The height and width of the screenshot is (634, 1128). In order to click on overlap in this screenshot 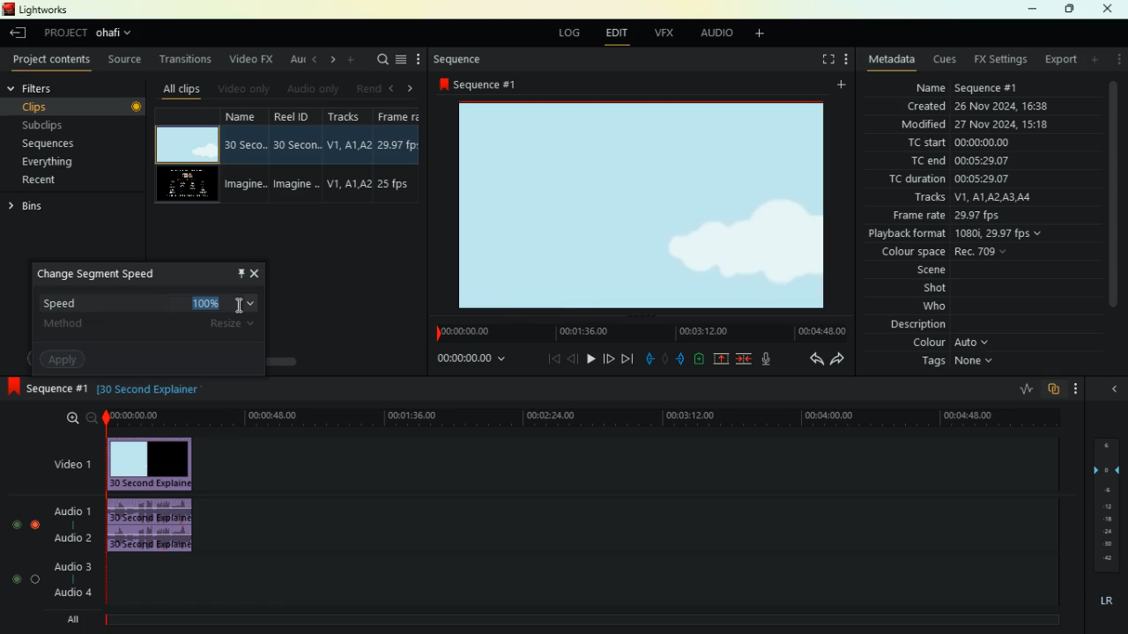, I will do `click(1052, 389)`.